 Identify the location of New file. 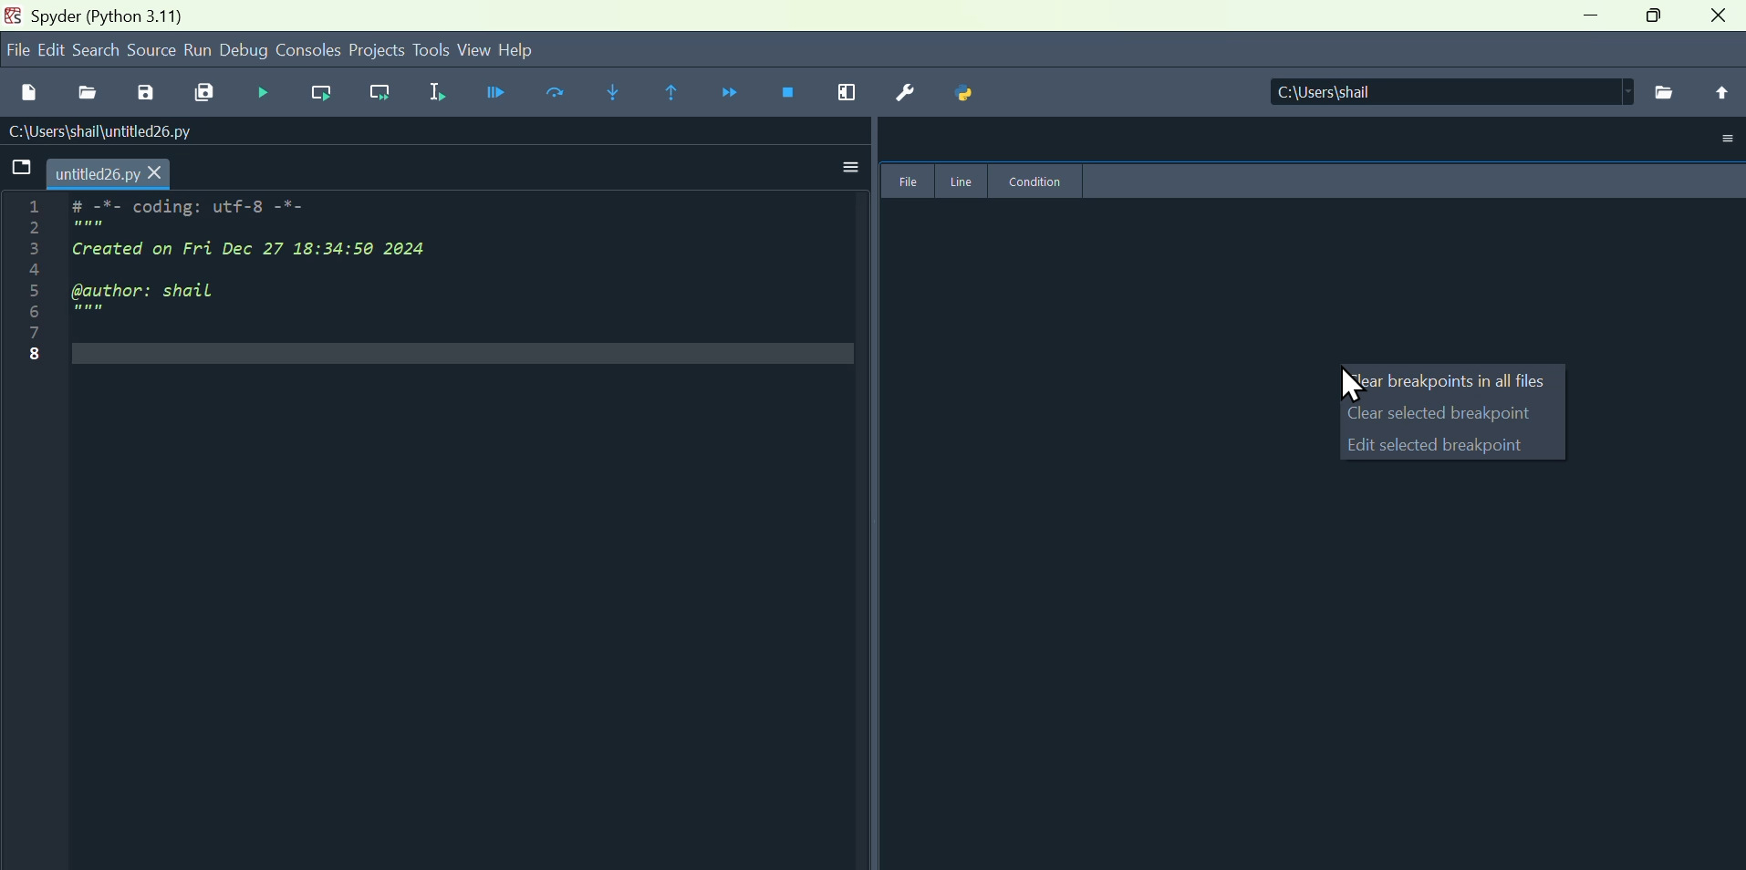
(27, 95).